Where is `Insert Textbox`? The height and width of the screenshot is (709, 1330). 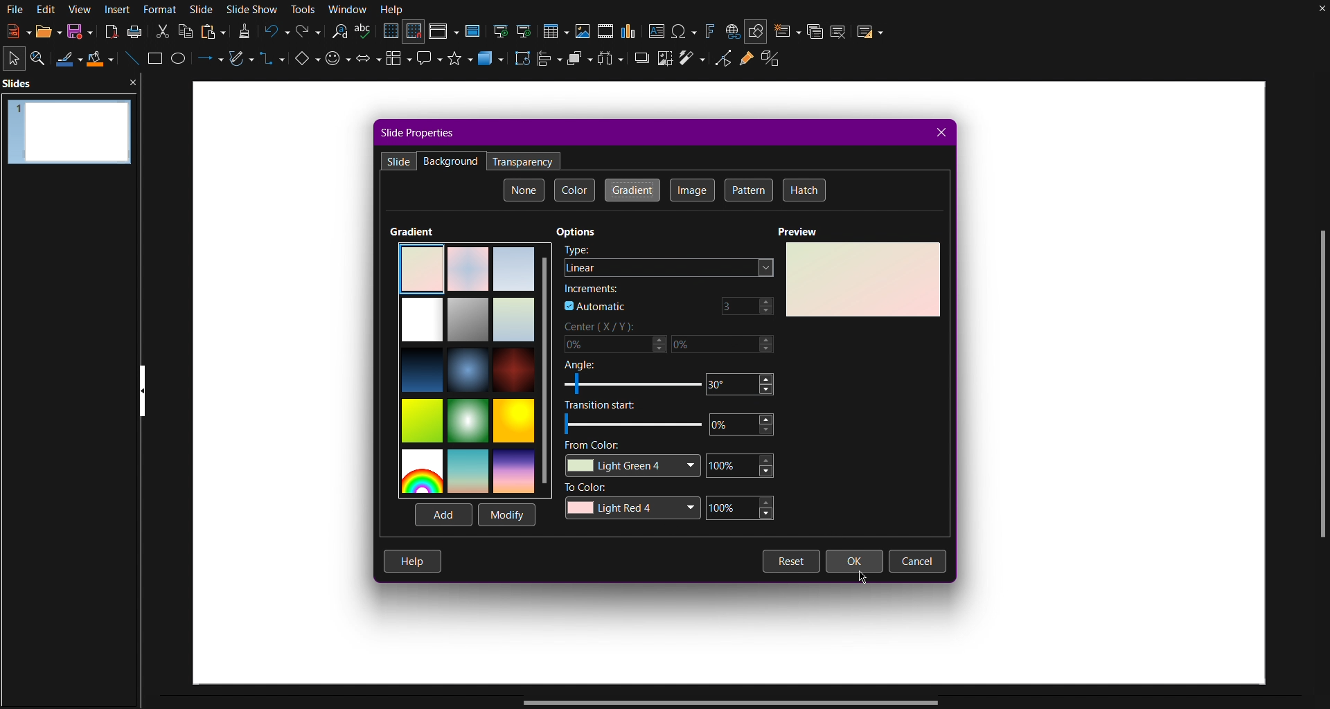
Insert Textbox is located at coordinates (657, 30).